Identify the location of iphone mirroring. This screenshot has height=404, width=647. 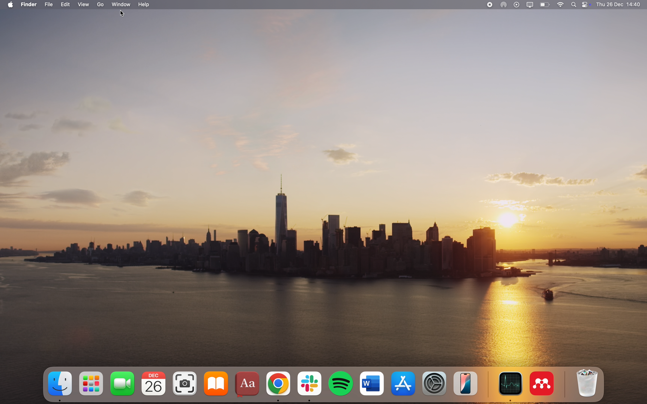
(467, 383).